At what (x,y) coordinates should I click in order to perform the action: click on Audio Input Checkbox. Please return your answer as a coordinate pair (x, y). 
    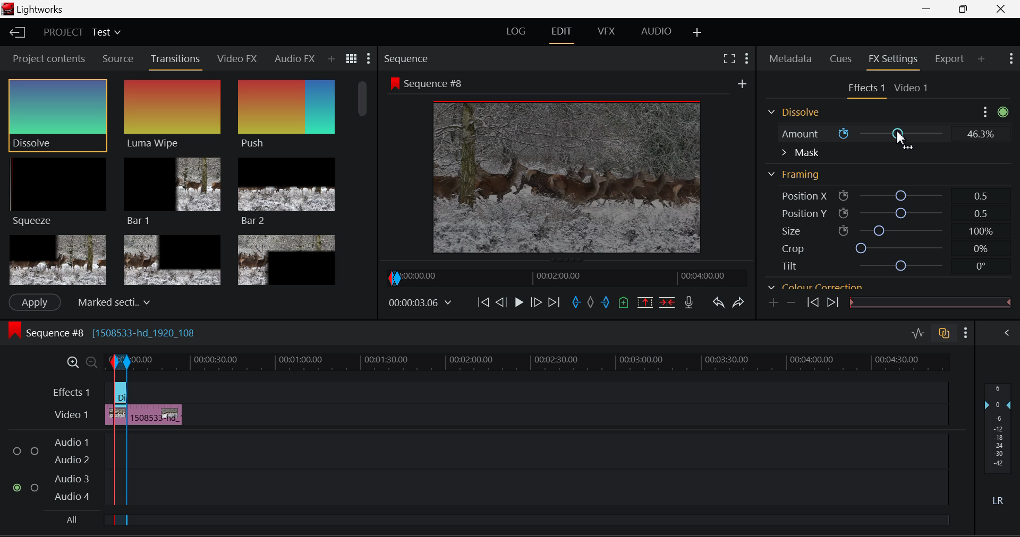
    Looking at the image, I should click on (18, 447).